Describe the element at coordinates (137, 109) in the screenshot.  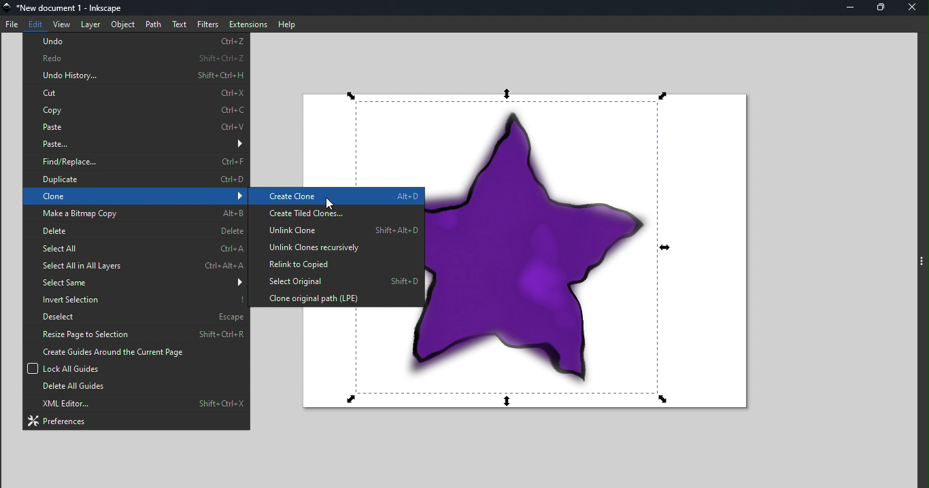
I see `copy` at that location.